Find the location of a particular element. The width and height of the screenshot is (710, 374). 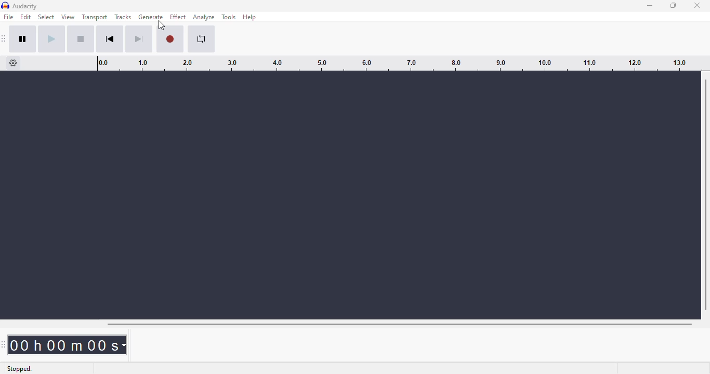

play is located at coordinates (51, 39).